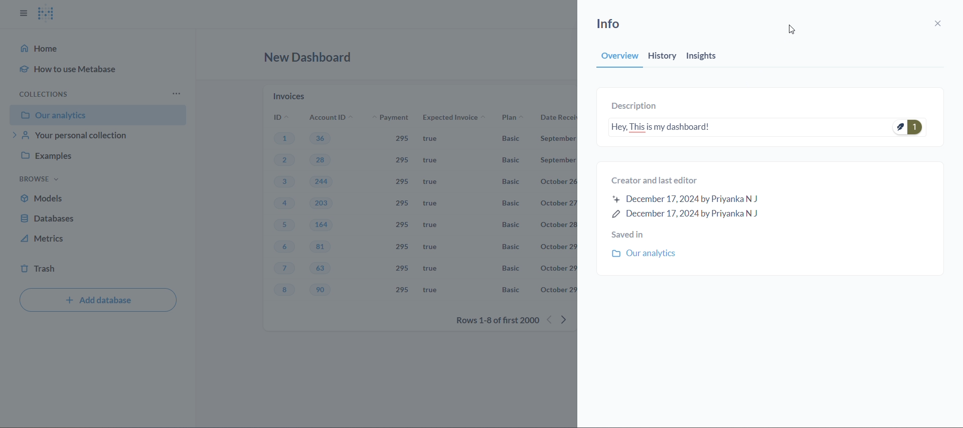 This screenshot has width=963, height=428. Describe the element at coordinates (796, 31) in the screenshot. I see `cursor` at that location.